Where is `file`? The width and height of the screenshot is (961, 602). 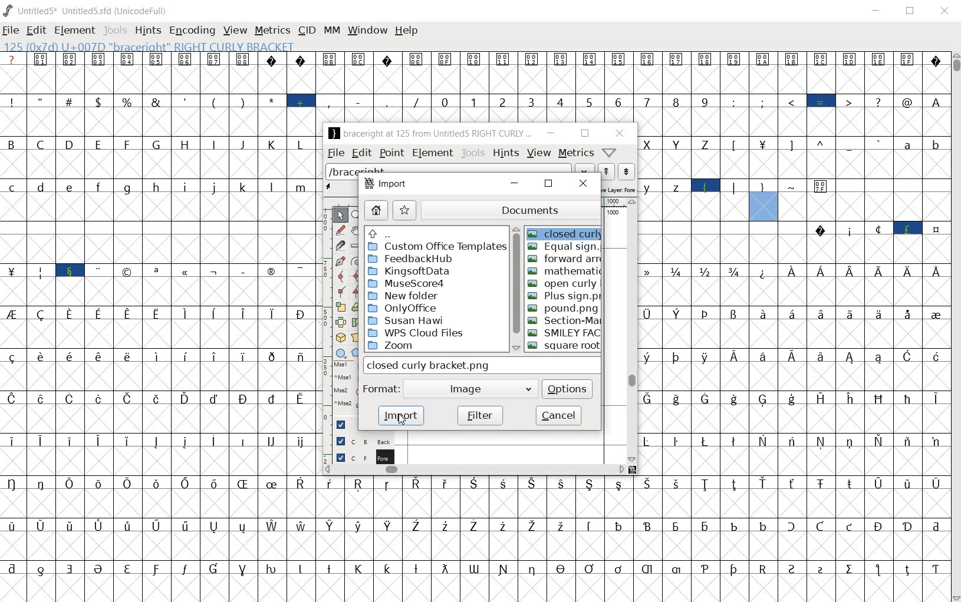
file is located at coordinates (335, 154).